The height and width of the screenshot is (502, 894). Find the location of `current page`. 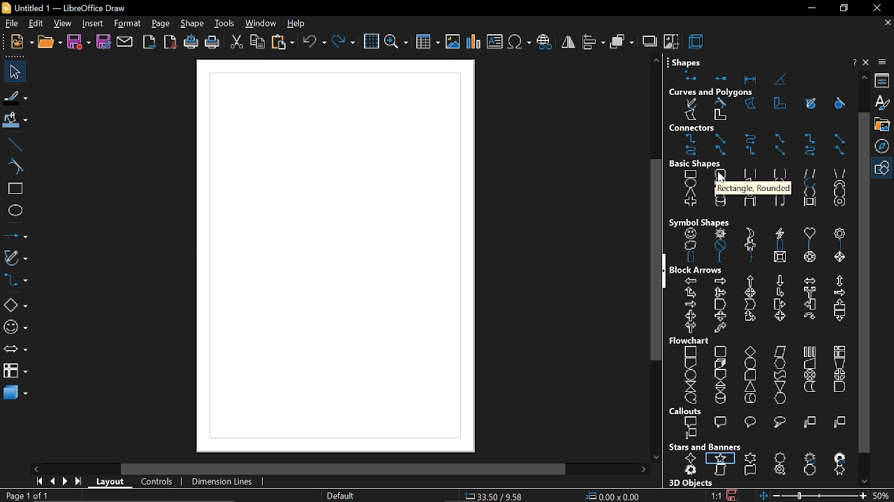

current page is located at coordinates (27, 496).